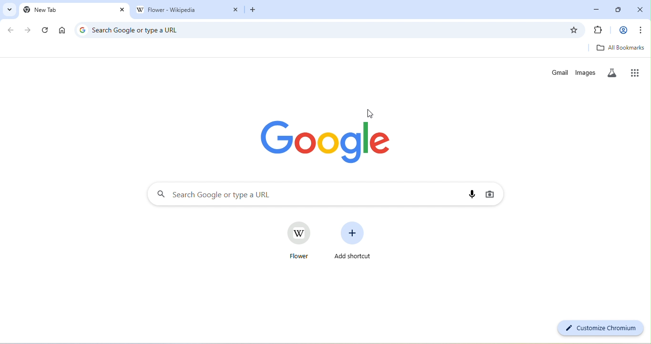 This screenshot has height=344, width=651. I want to click on new tab: Flower - Wikipedia, so click(181, 10).